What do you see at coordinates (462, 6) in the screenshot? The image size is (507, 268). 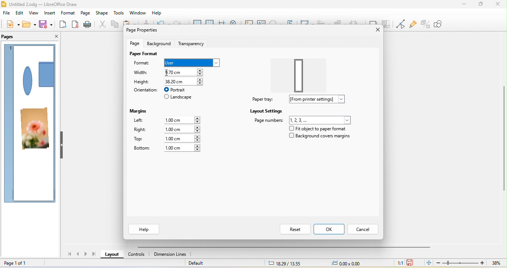 I see `minimize` at bounding box center [462, 6].